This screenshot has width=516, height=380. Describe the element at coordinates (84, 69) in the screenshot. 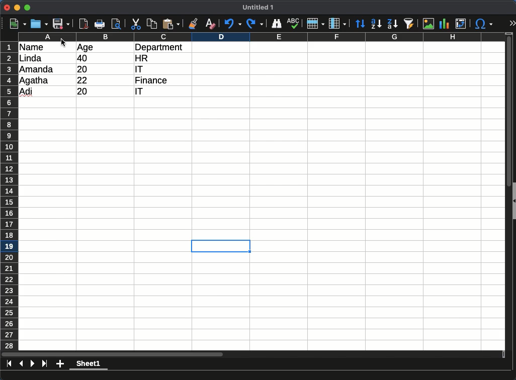

I see `20` at that location.